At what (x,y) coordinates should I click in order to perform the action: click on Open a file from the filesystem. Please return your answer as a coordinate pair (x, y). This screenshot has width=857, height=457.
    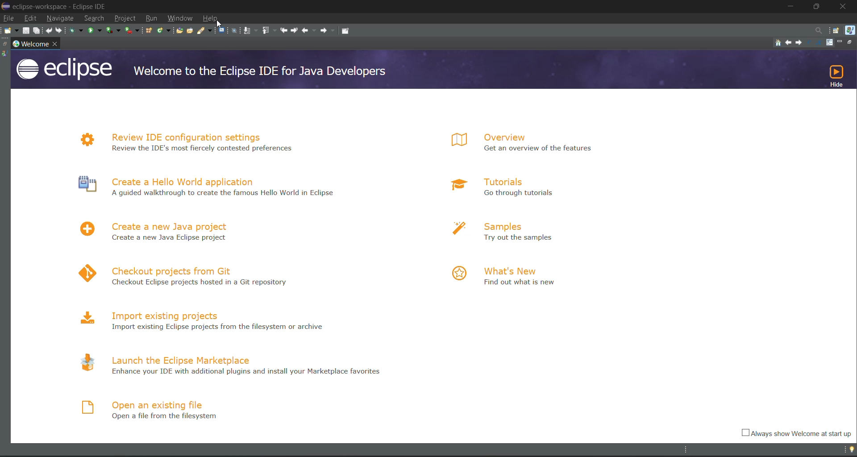
    Looking at the image, I should click on (159, 418).